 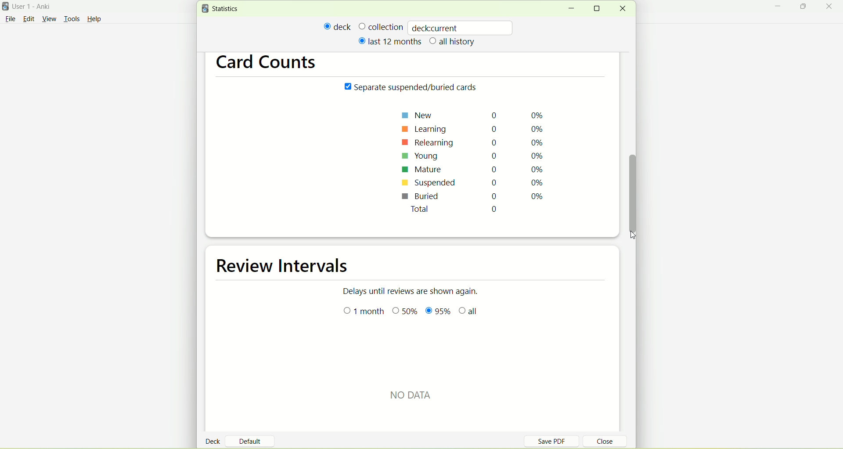 I want to click on 0%, so click(x=406, y=312).